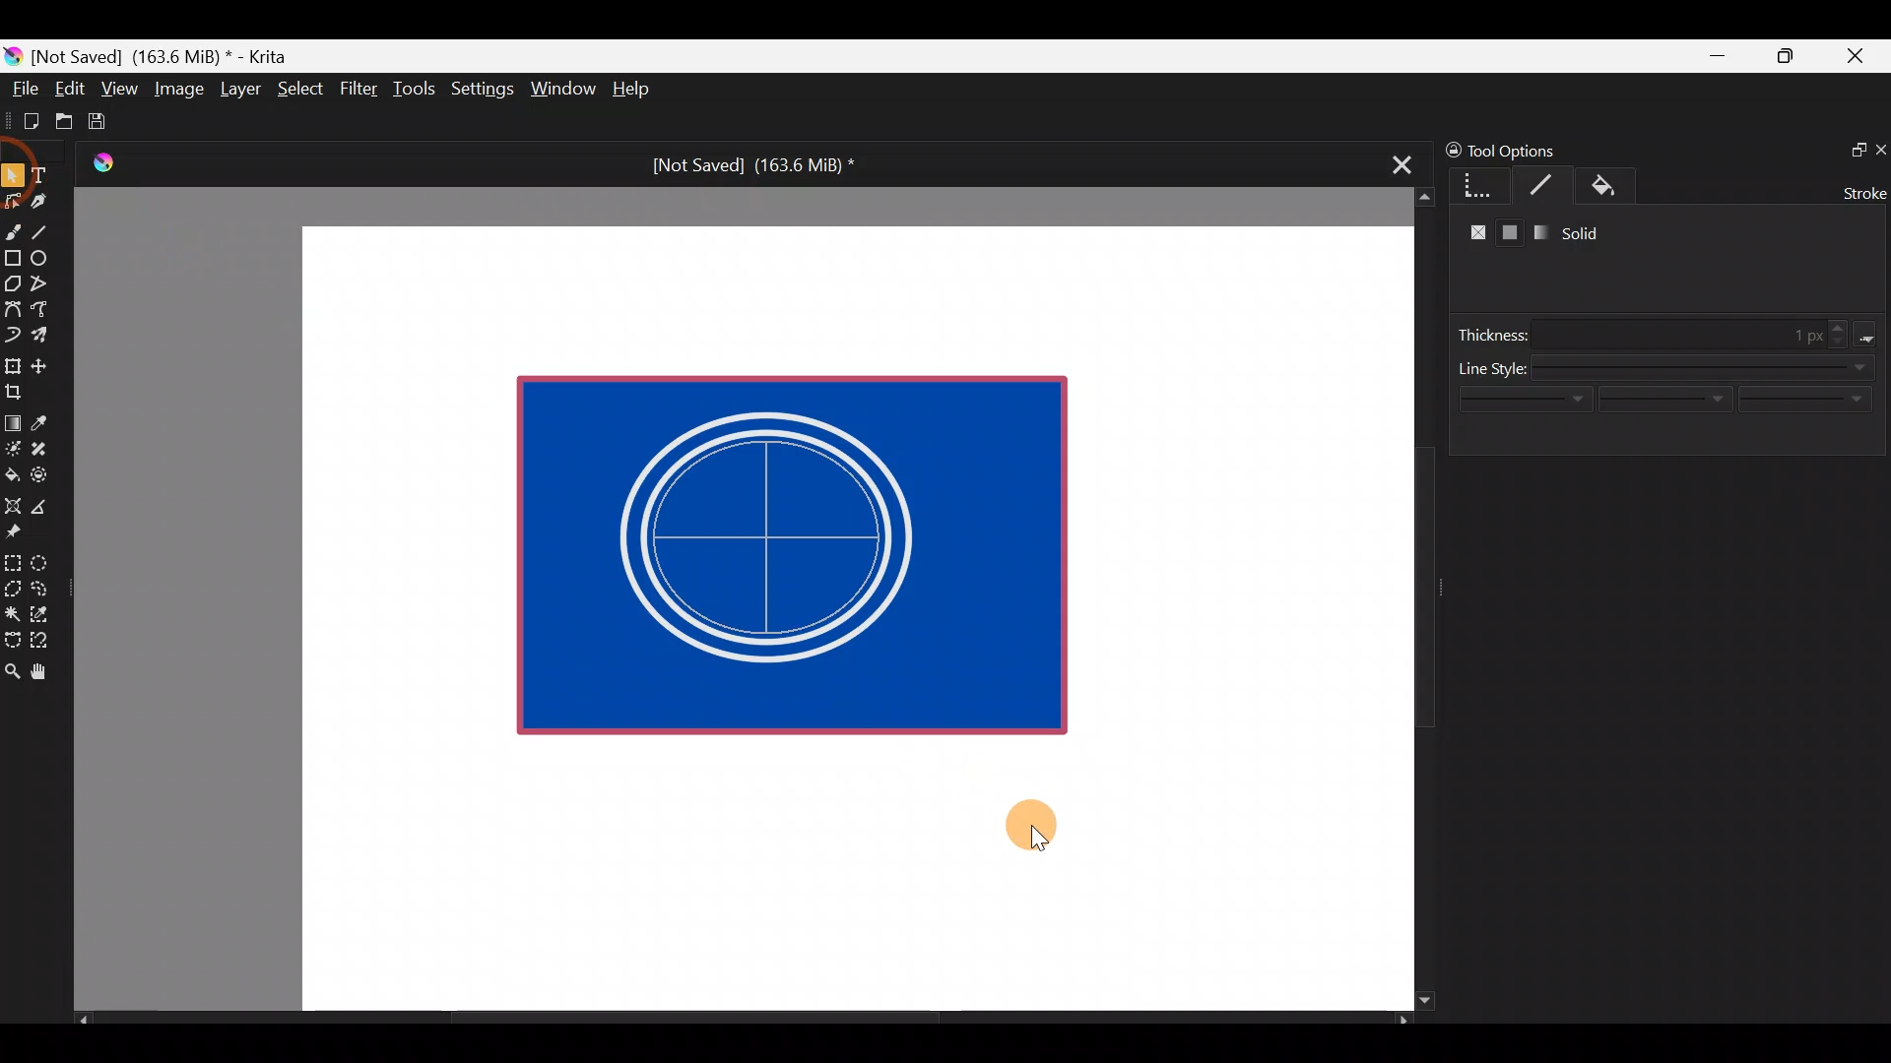  Describe the element at coordinates (1473, 234) in the screenshot. I see `No fill` at that location.